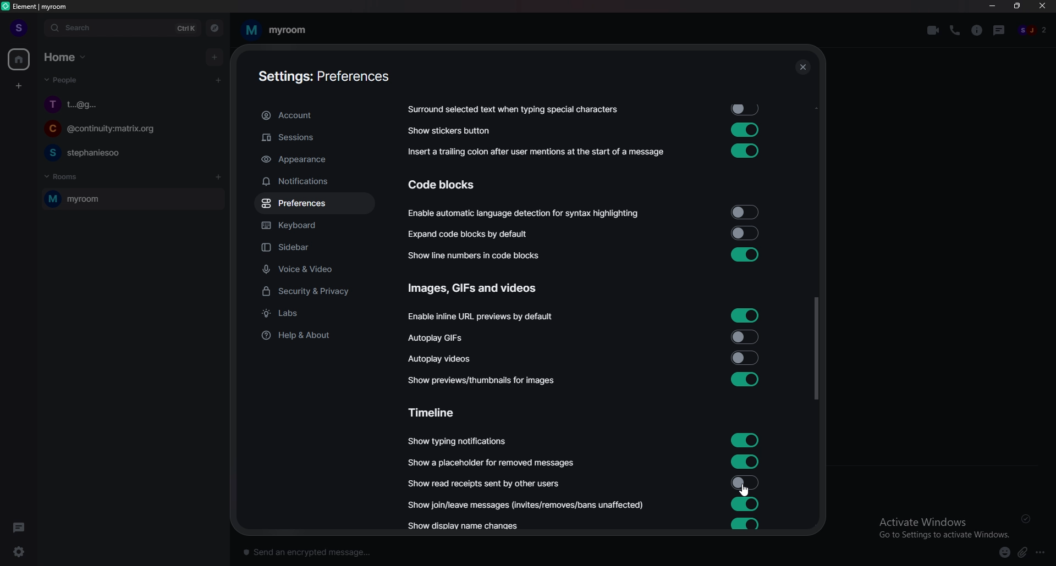  I want to click on more options, so click(1043, 553).